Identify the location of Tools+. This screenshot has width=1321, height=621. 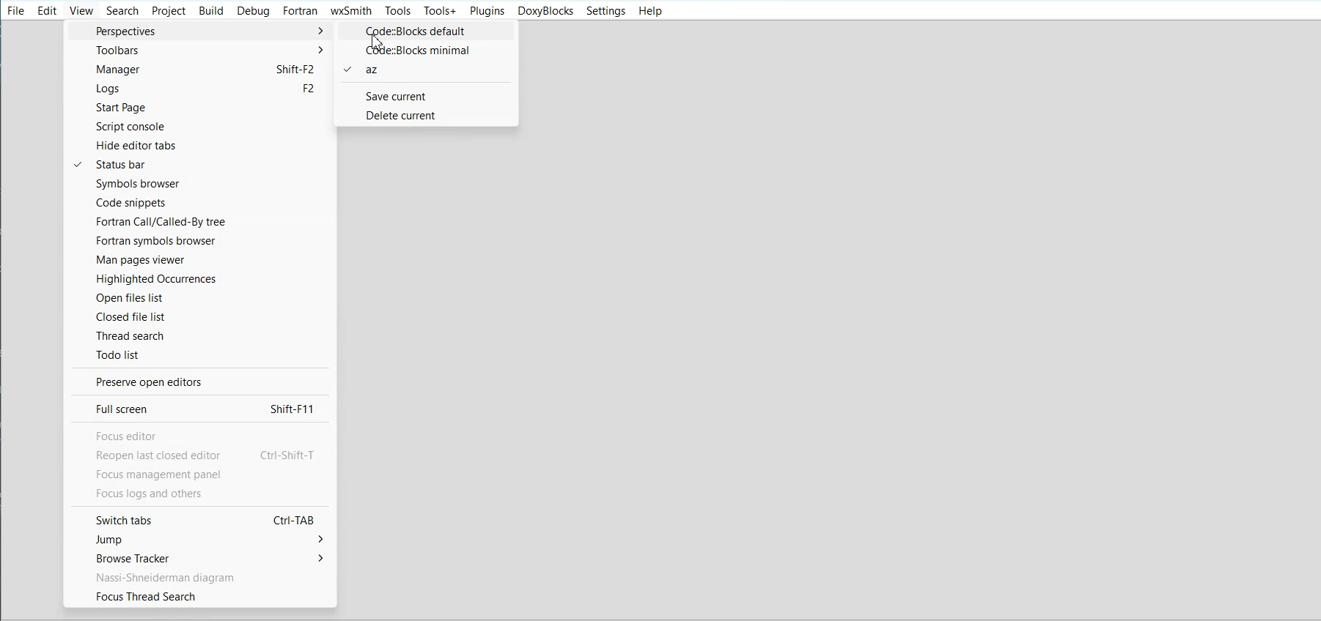
(440, 11).